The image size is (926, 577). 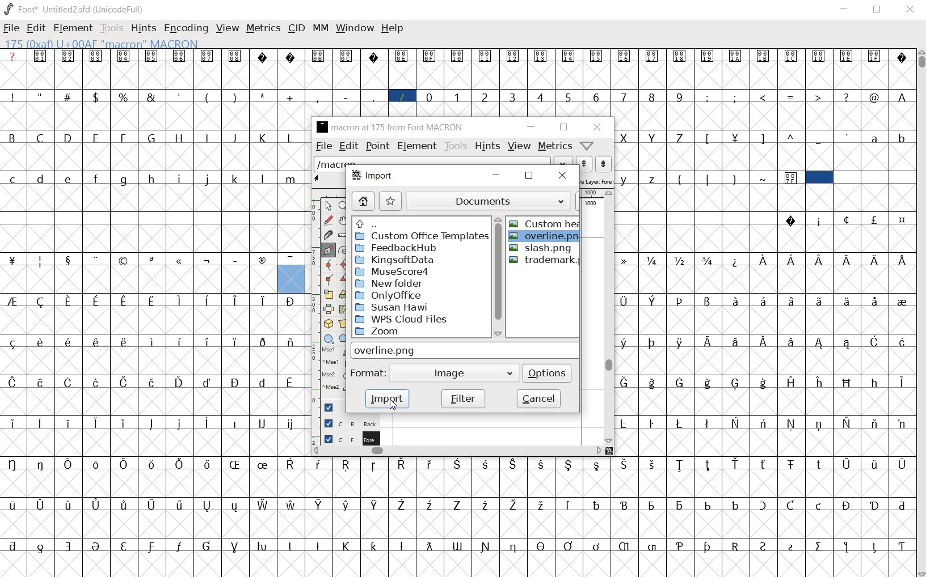 I want to click on HV curve, so click(x=342, y=265).